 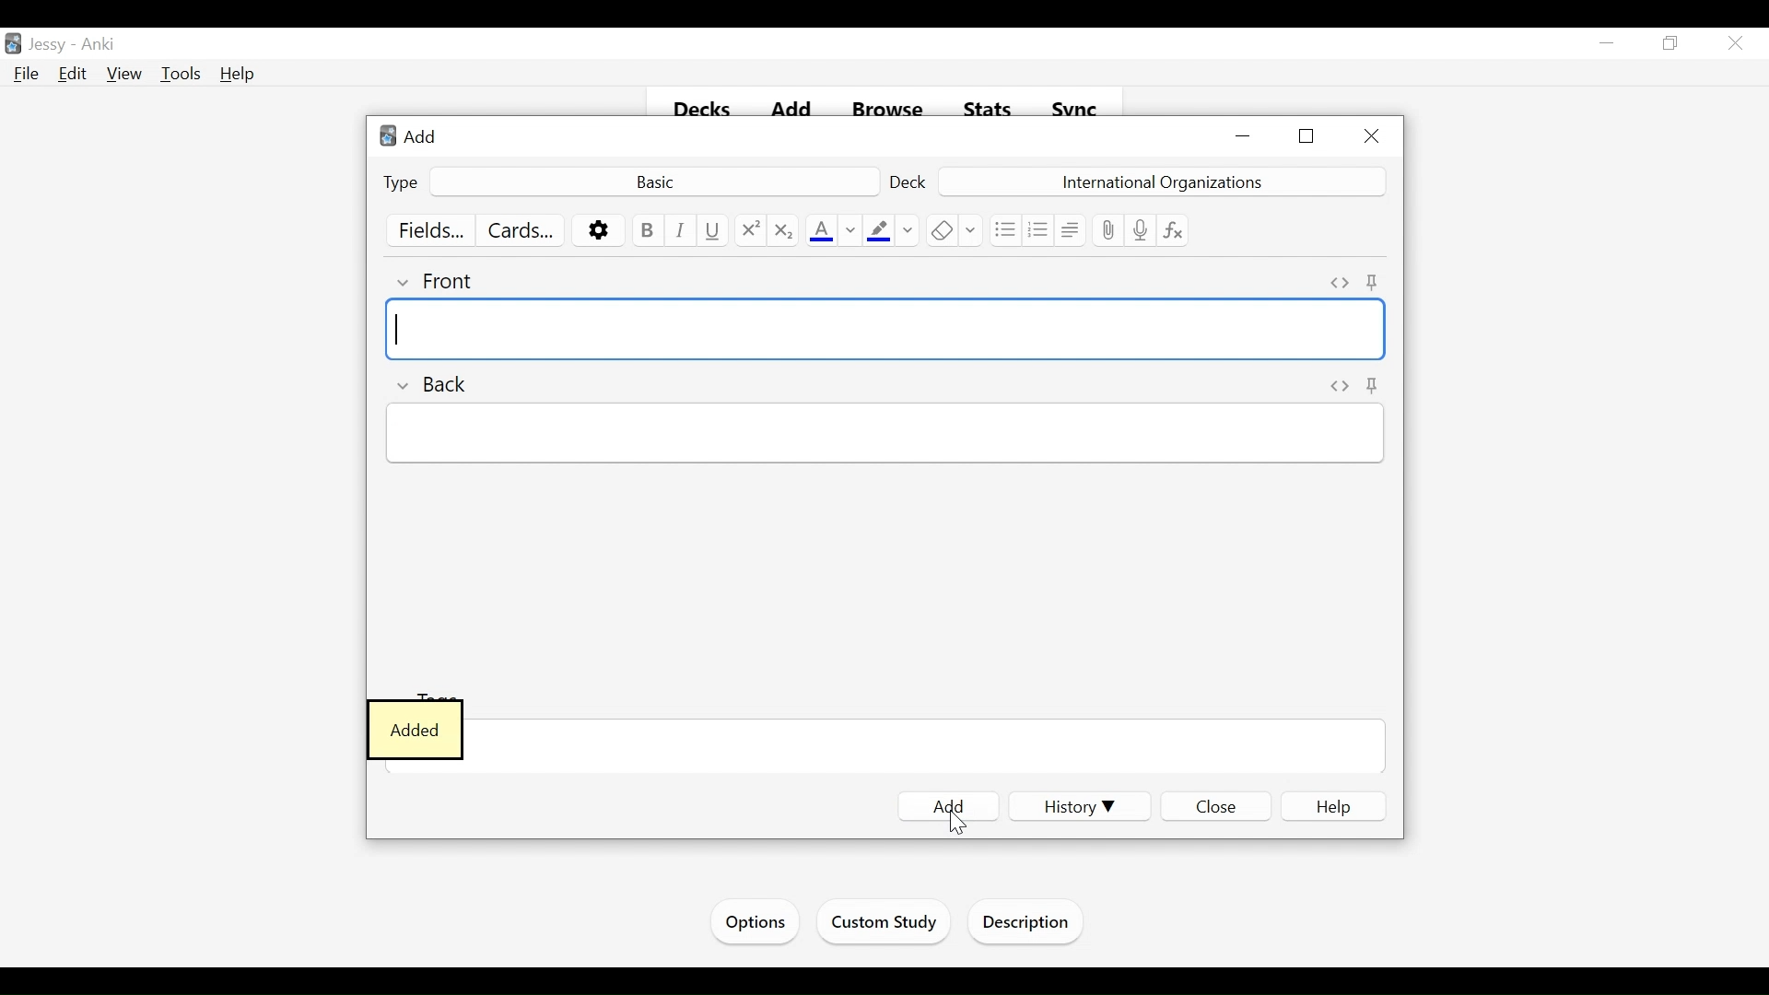 I want to click on minimize, so click(x=1245, y=137).